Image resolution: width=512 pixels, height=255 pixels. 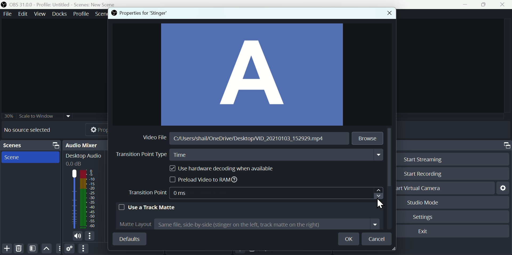 What do you see at coordinates (133, 224) in the screenshot?
I see `Matte layout` at bounding box center [133, 224].